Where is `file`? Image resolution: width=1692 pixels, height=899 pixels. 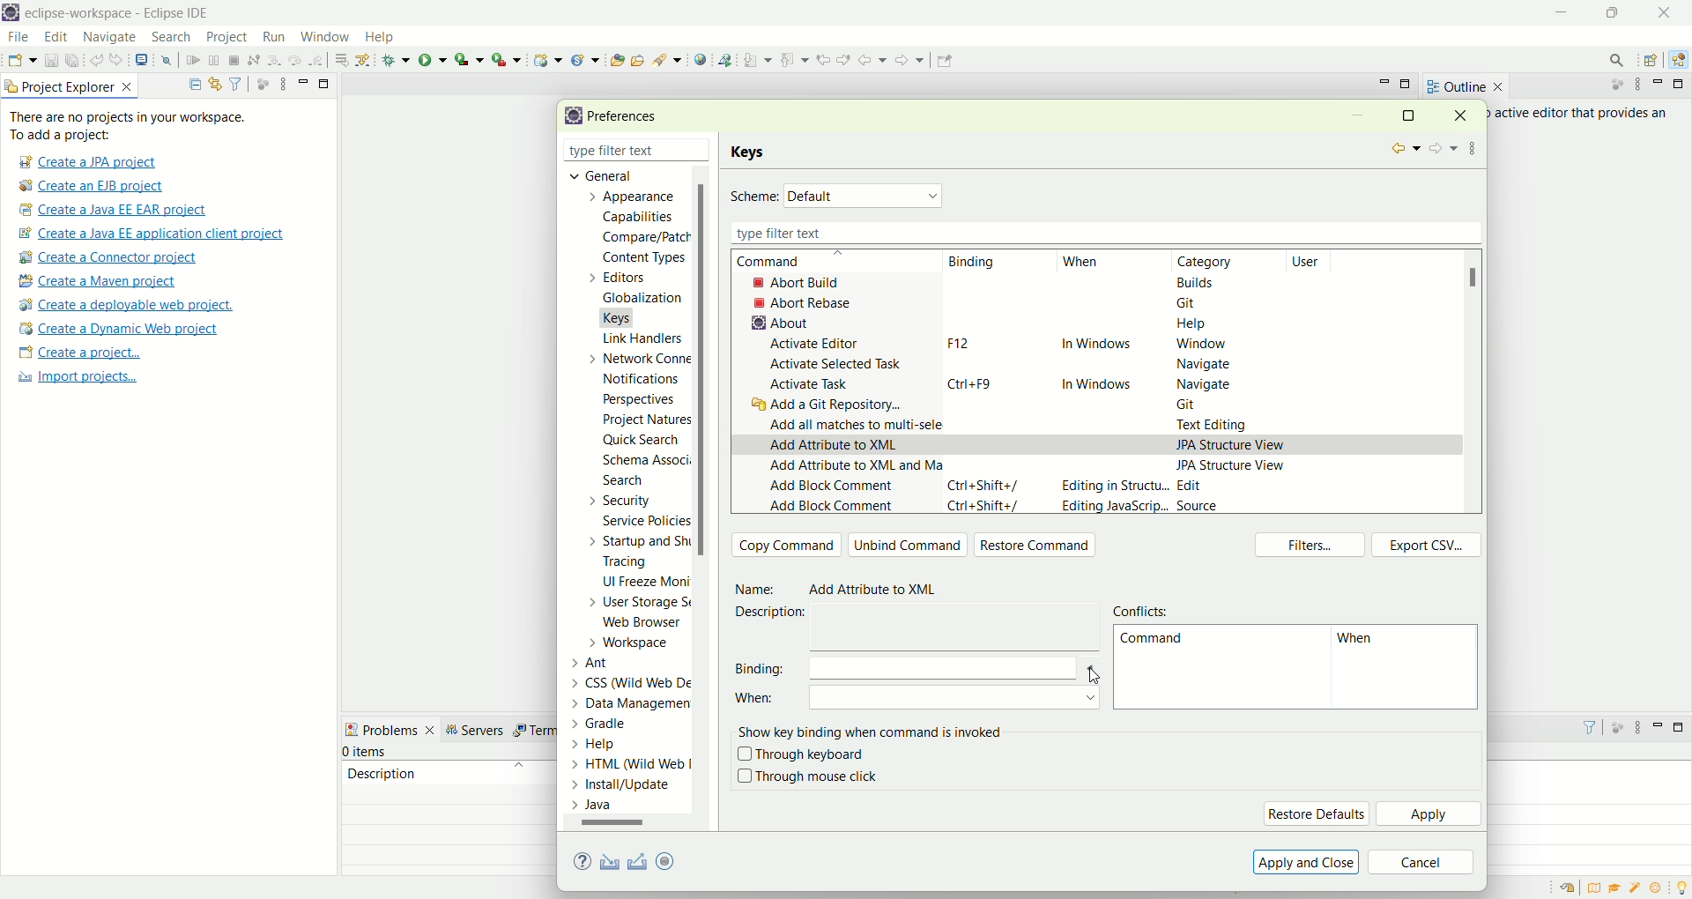
file is located at coordinates (17, 38).